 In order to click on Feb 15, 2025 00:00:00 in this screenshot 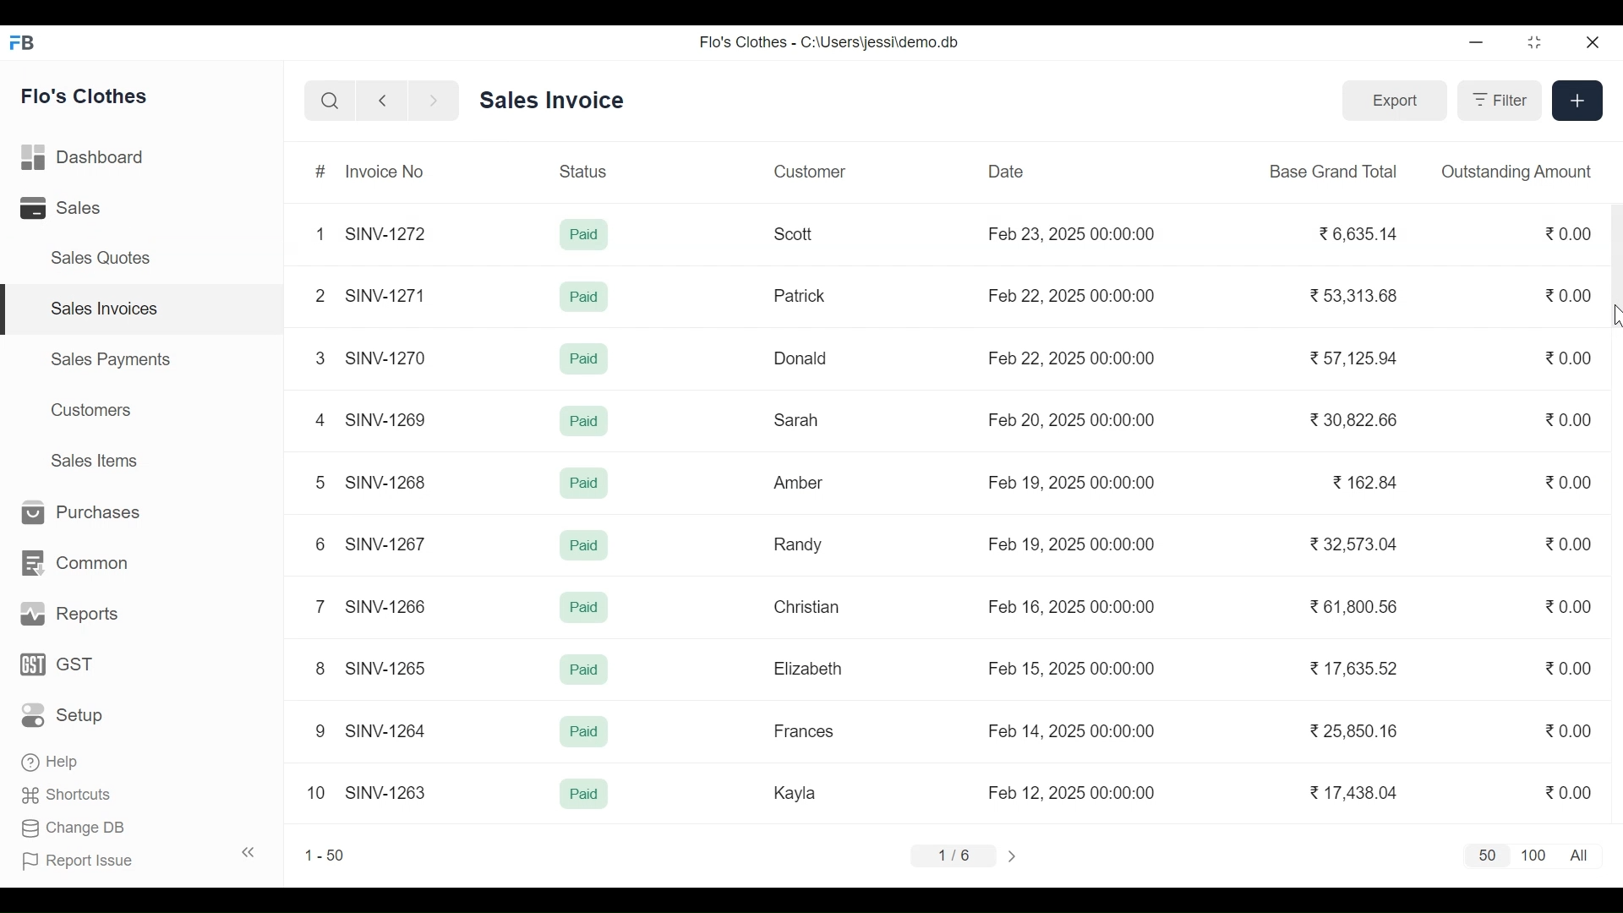, I will do `click(1073, 668)`.